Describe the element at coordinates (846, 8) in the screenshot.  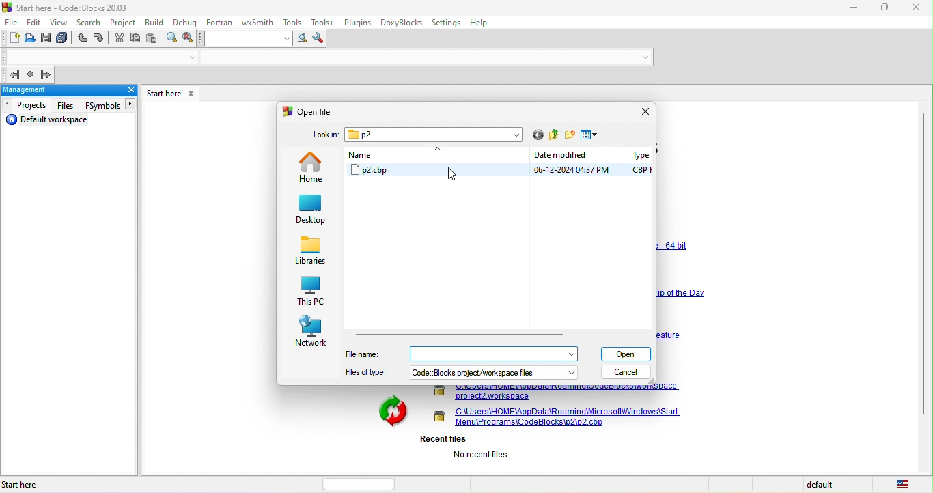
I see `minimize` at that location.